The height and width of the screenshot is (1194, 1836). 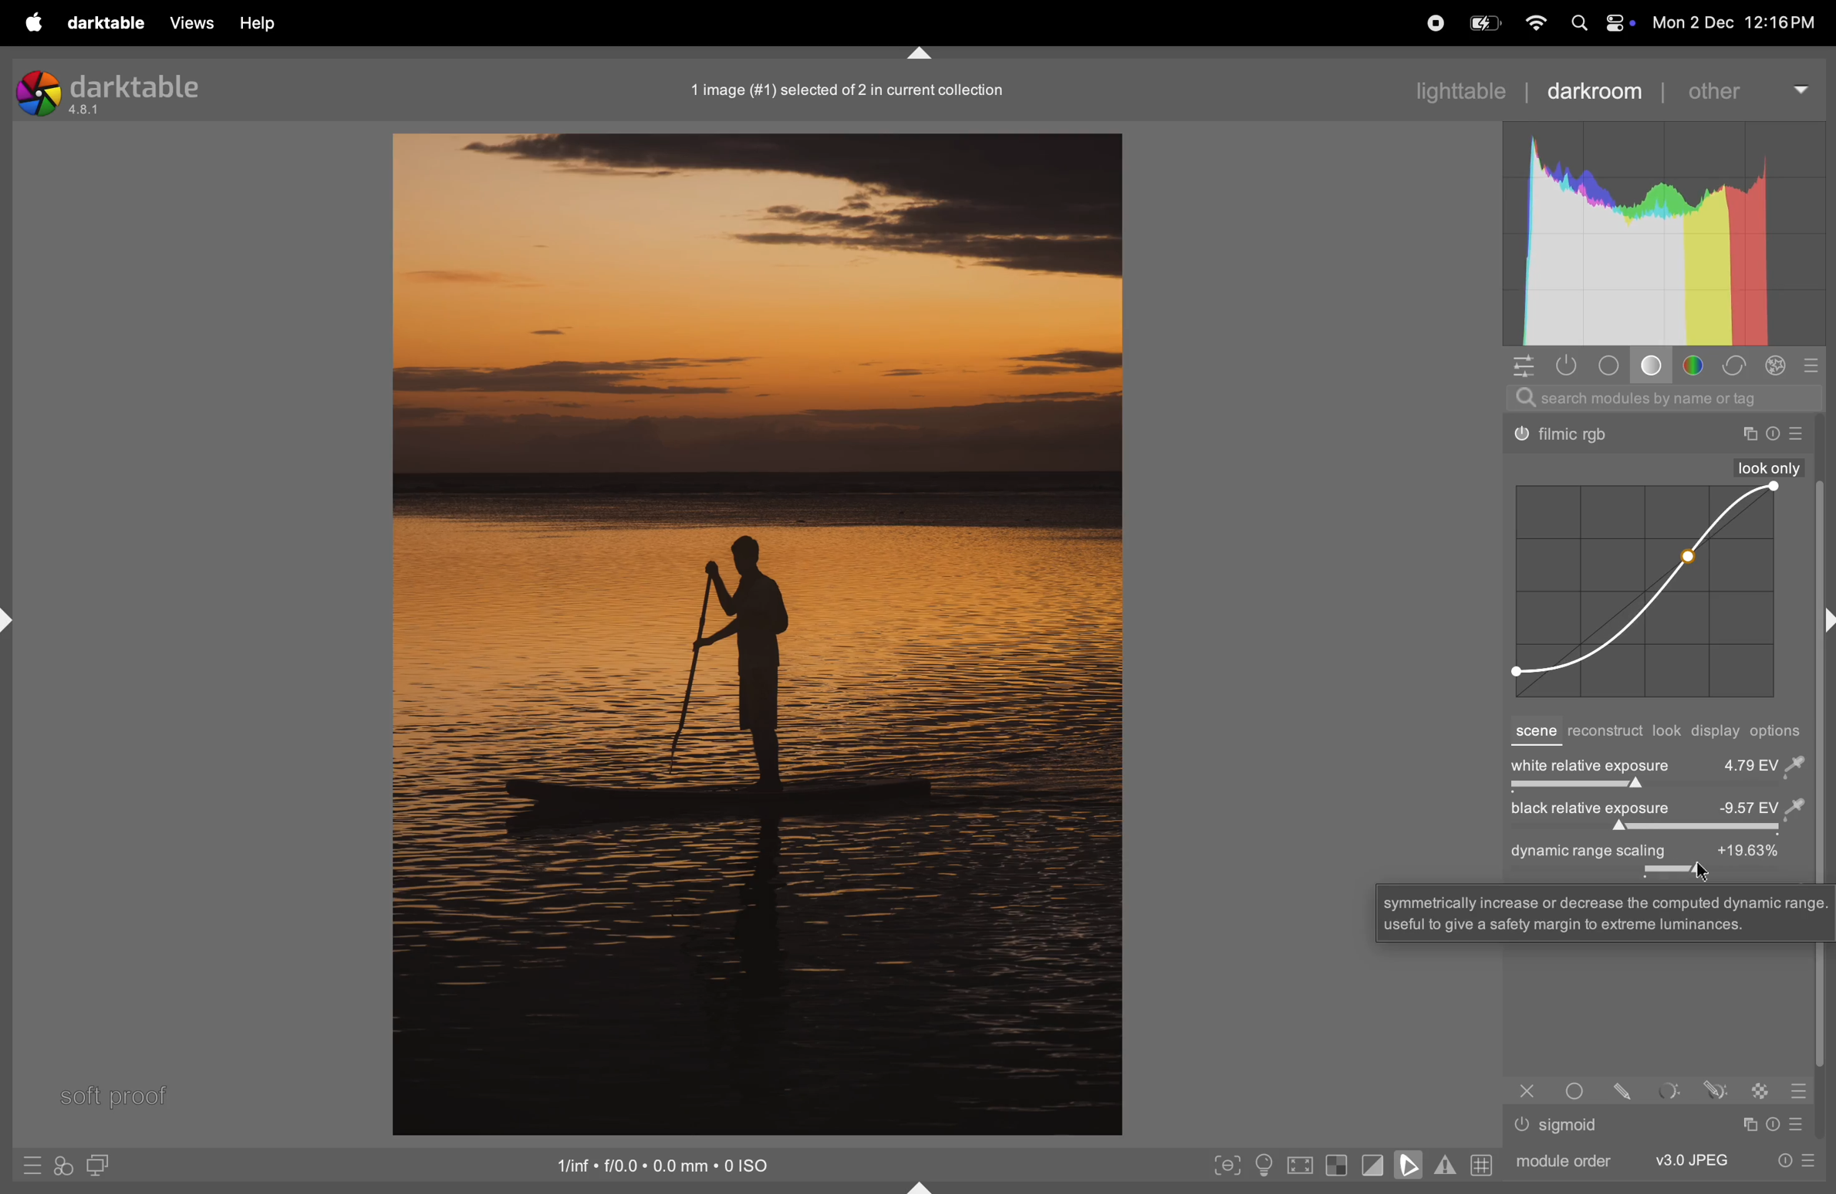 I want to click on date and time, so click(x=1741, y=25).